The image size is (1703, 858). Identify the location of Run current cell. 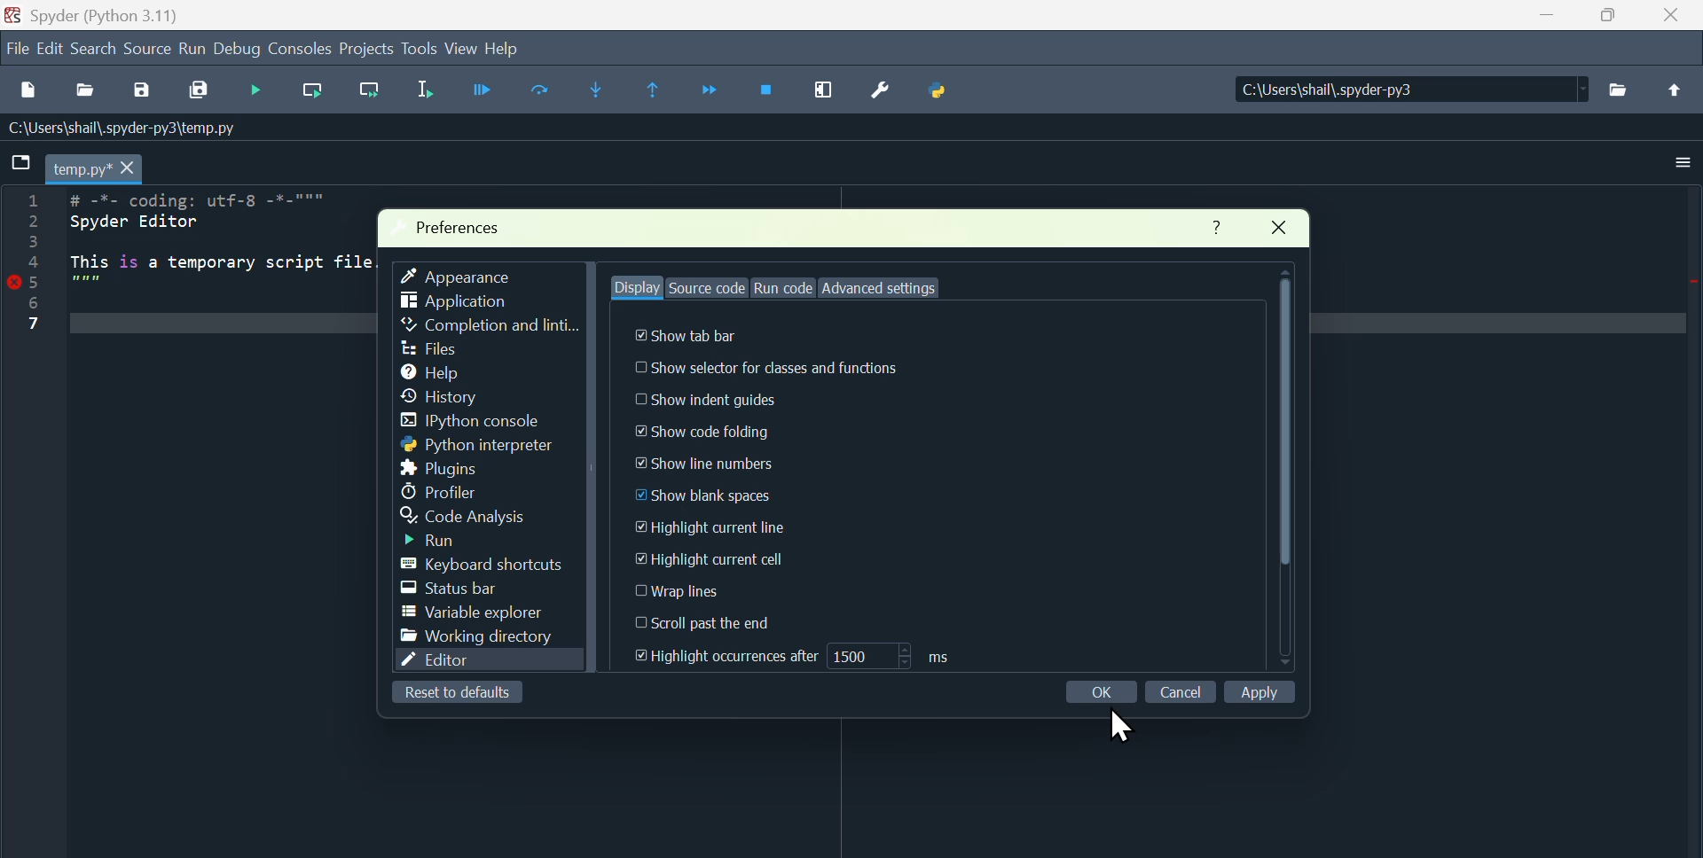
(542, 92).